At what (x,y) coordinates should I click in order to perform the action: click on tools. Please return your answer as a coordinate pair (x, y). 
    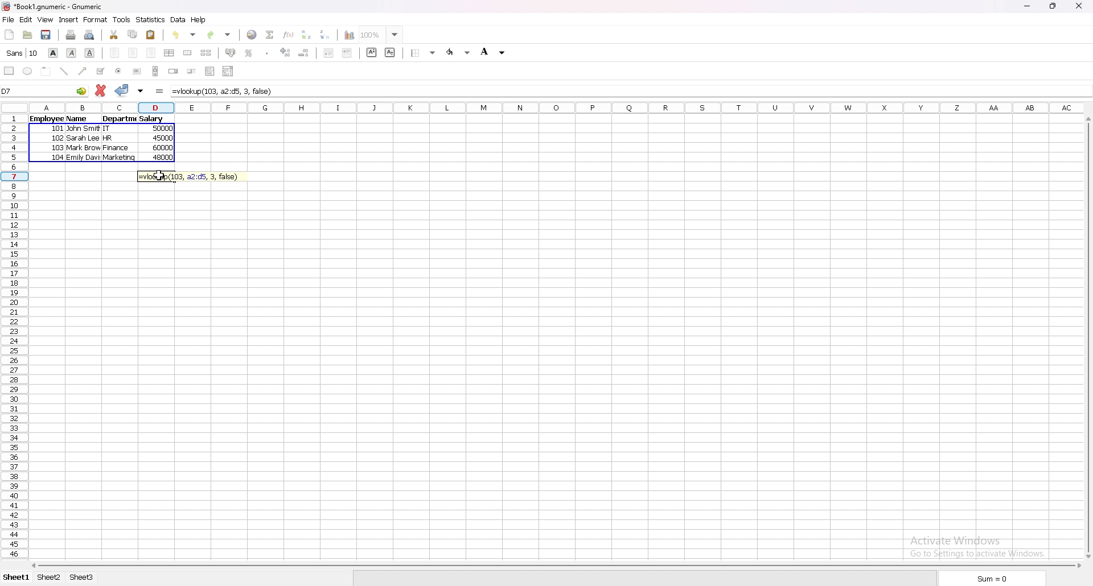
    Looking at the image, I should click on (121, 19).